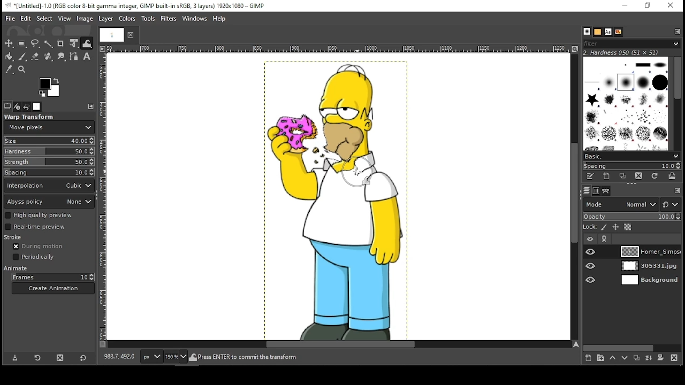  What do you see at coordinates (91, 106) in the screenshot?
I see `edit toolbar` at bounding box center [91, 106].